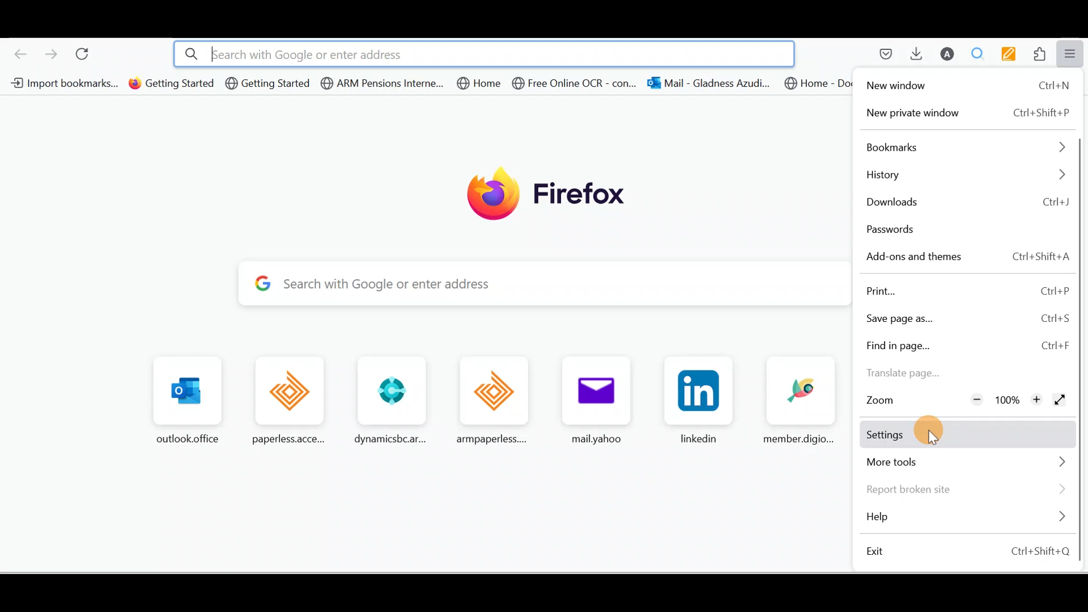 Image resolution: width=1088 pixels, height=612 pixels. I want to click on Go back one page, so click(16, 54).